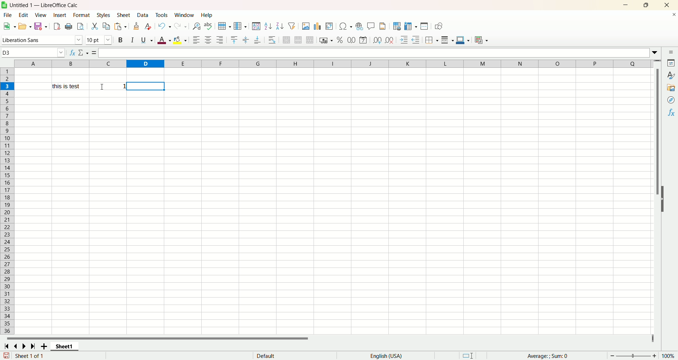 Image resolution: width=678 pixels, height=360 pixels. What do you see at coordinates (162, 16) in the screenshot?
I see `tools` at bounding box center [162, 16].